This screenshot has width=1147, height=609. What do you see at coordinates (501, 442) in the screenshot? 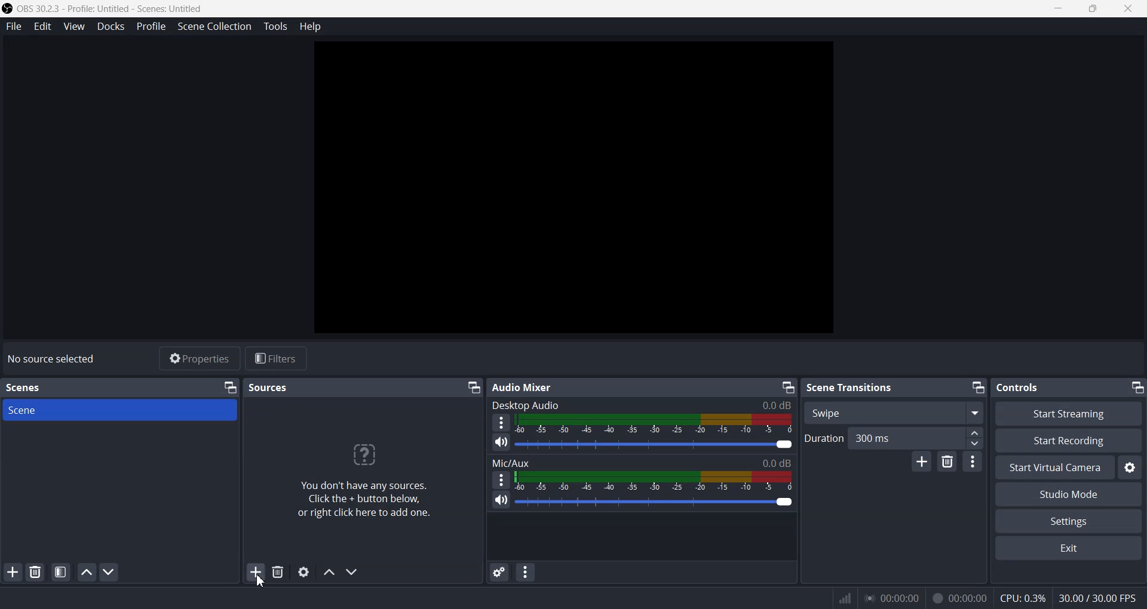
I see `Mute/ Unmute` at bounding box center [501, 442].